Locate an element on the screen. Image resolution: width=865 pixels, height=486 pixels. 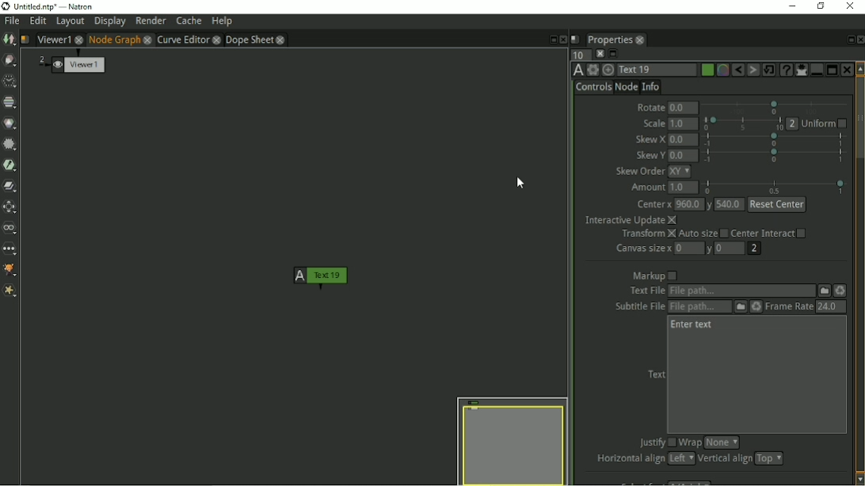
0.0 is located at coordinates (683, 107).